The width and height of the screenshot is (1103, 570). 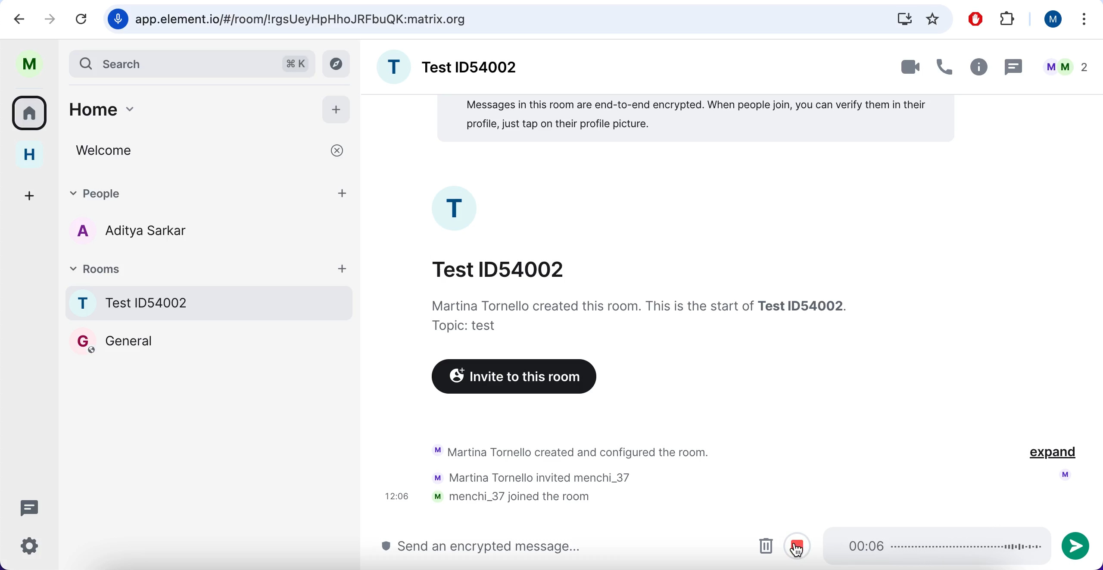 What do you see at coordinates (486, 547) in the screenshot?
I see `send a encrypted message` at bounding box center [486, 547].